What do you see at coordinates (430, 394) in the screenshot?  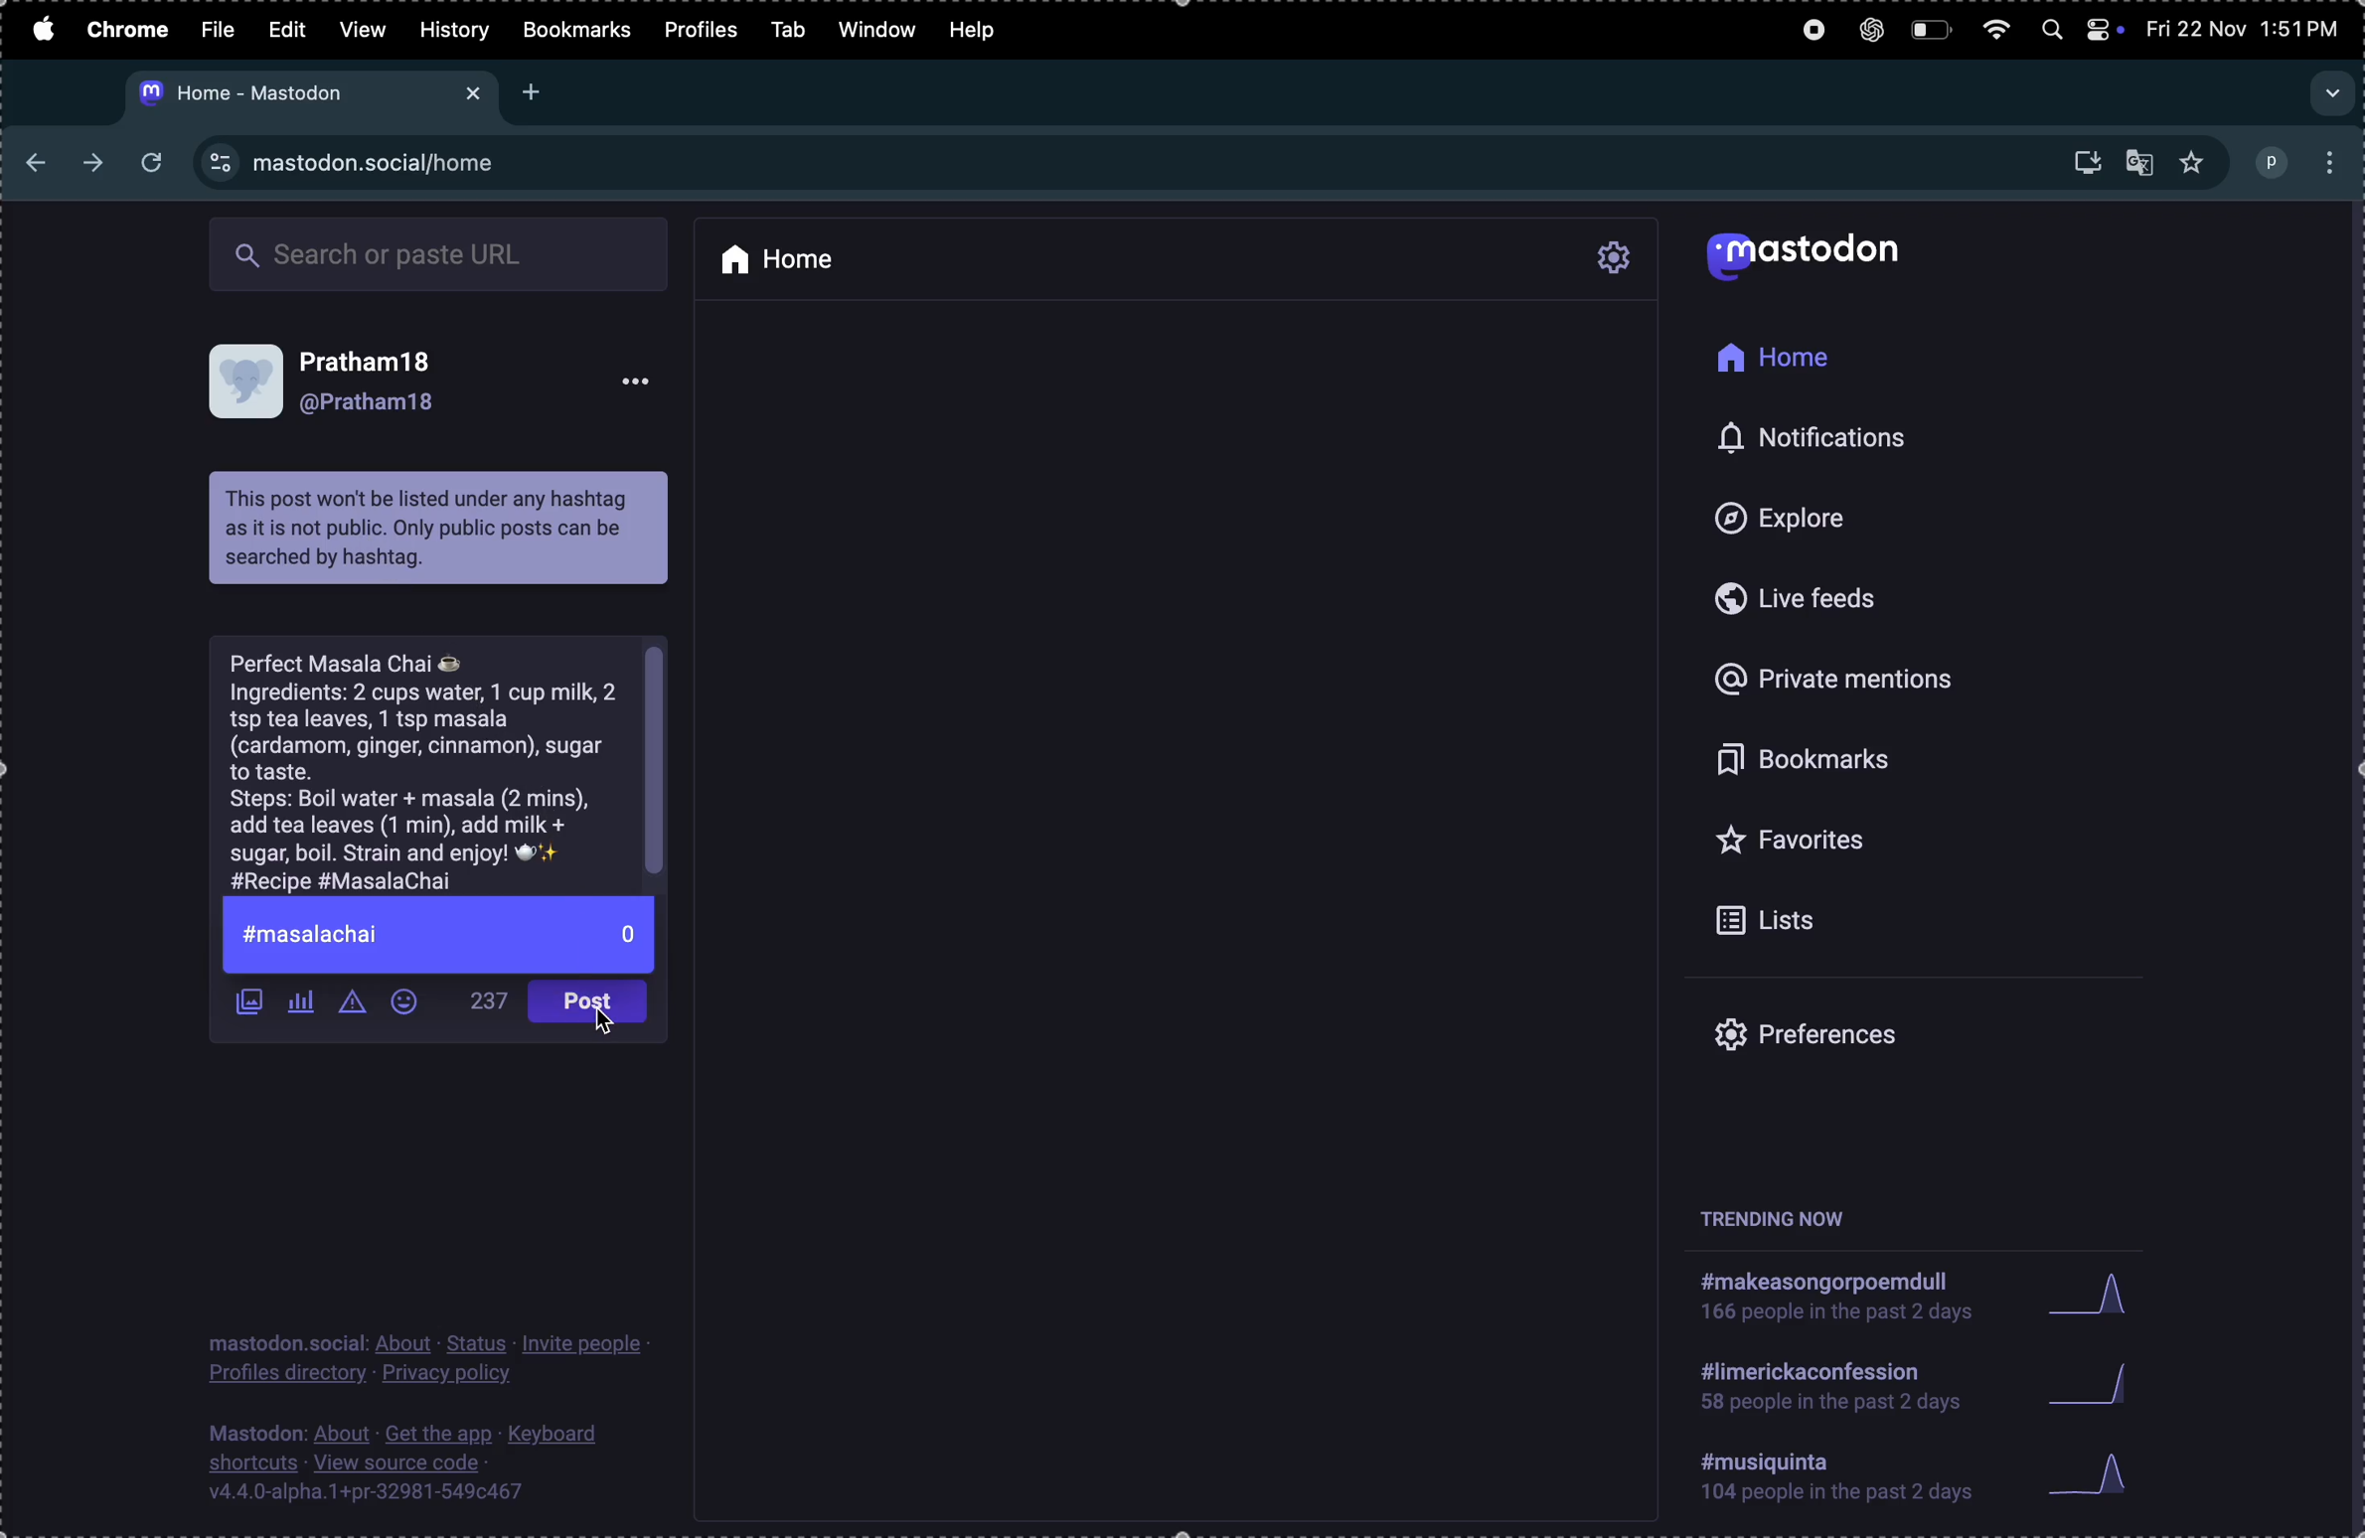 I see `user profile` at bounding box center [430, 394].